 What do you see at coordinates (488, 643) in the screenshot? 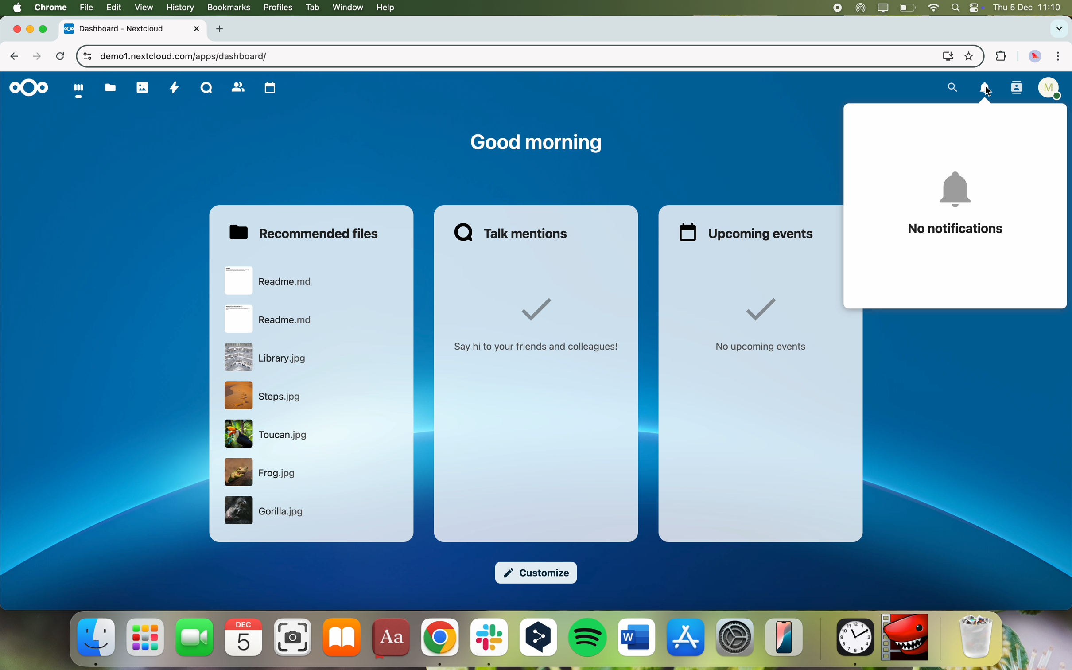
I see `Slack` at bounding box center [488, 643].